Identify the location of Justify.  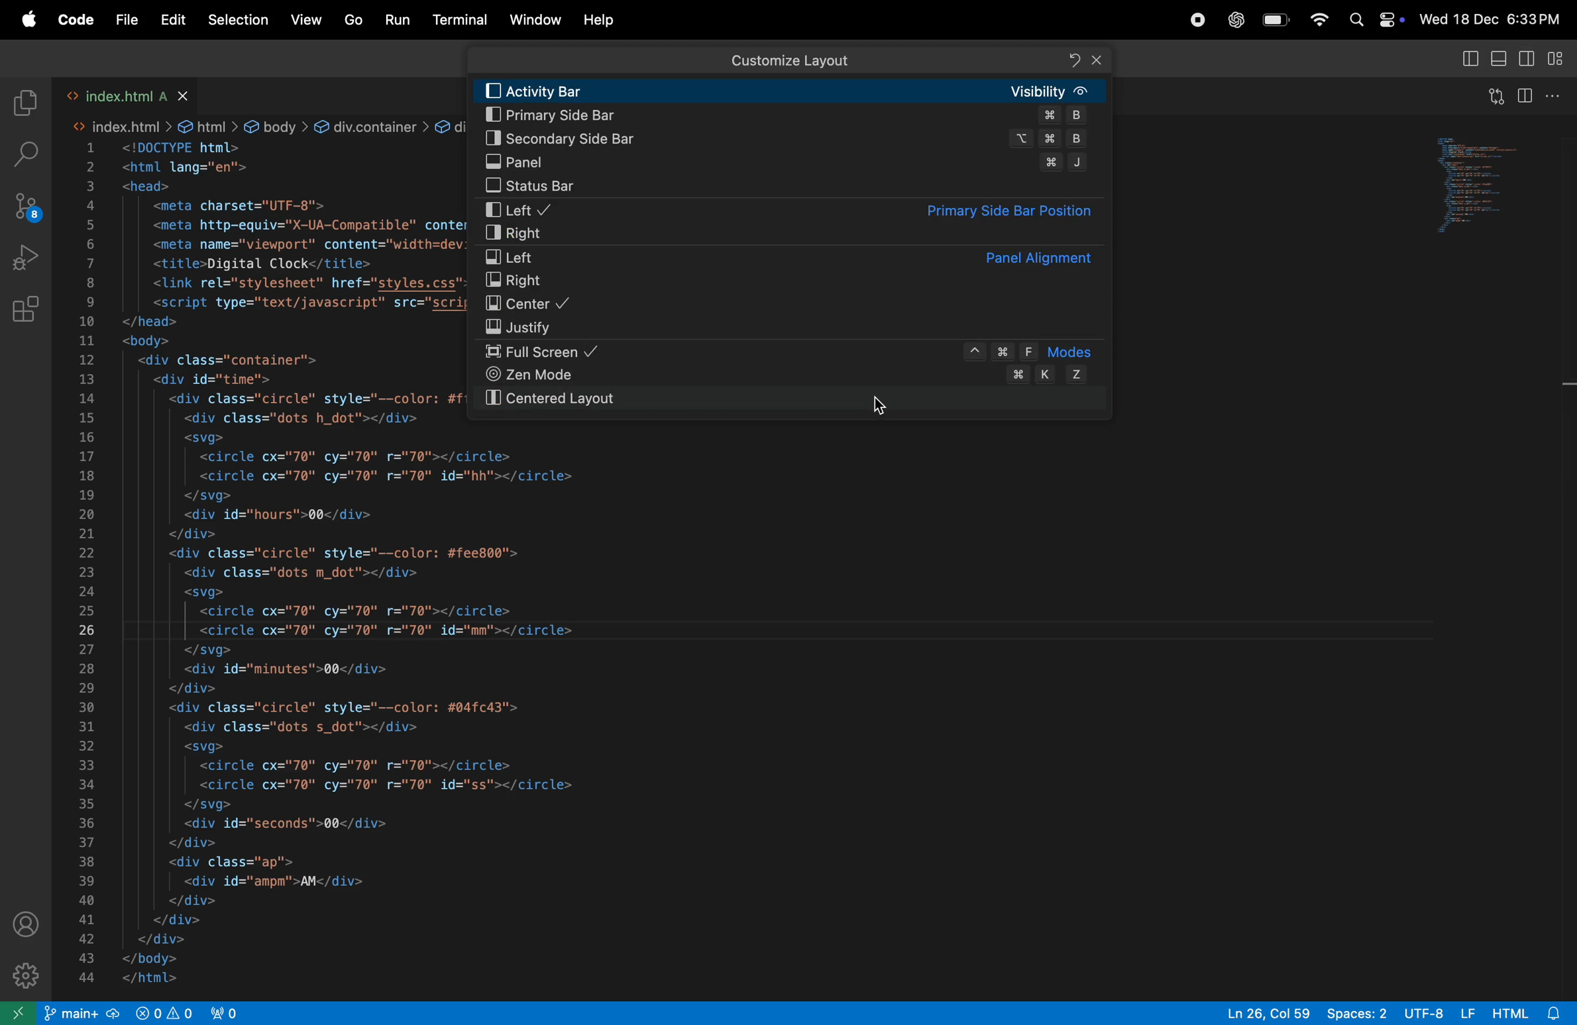
(798, 328).